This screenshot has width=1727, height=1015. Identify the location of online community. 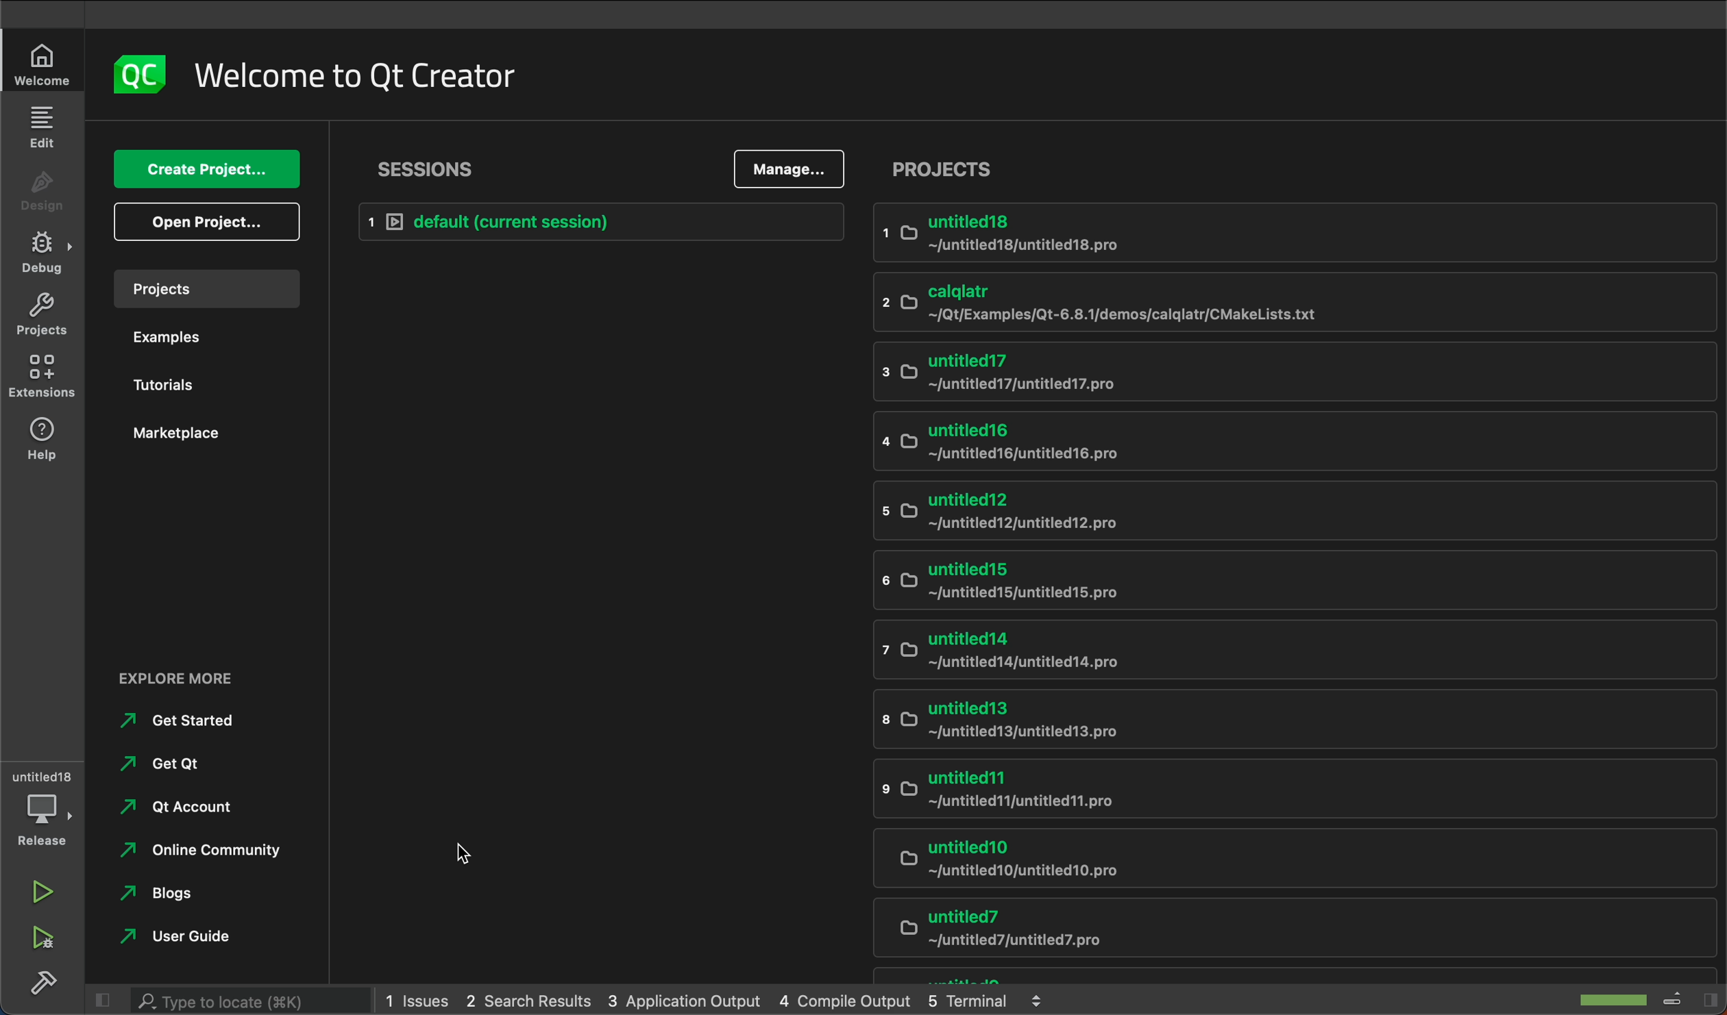
(201, 850).